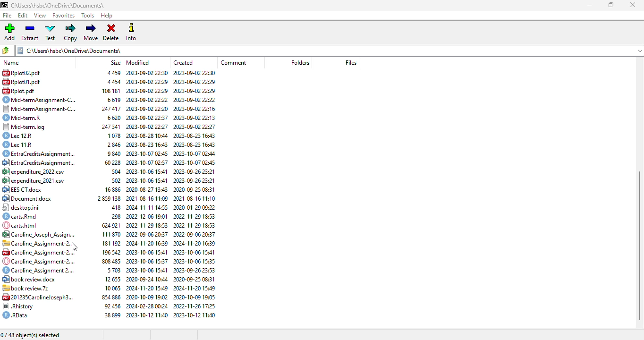  Describe the element at coordinates (195, 108) in the screenshot. I see `2023-09-02 22:16` at that location.